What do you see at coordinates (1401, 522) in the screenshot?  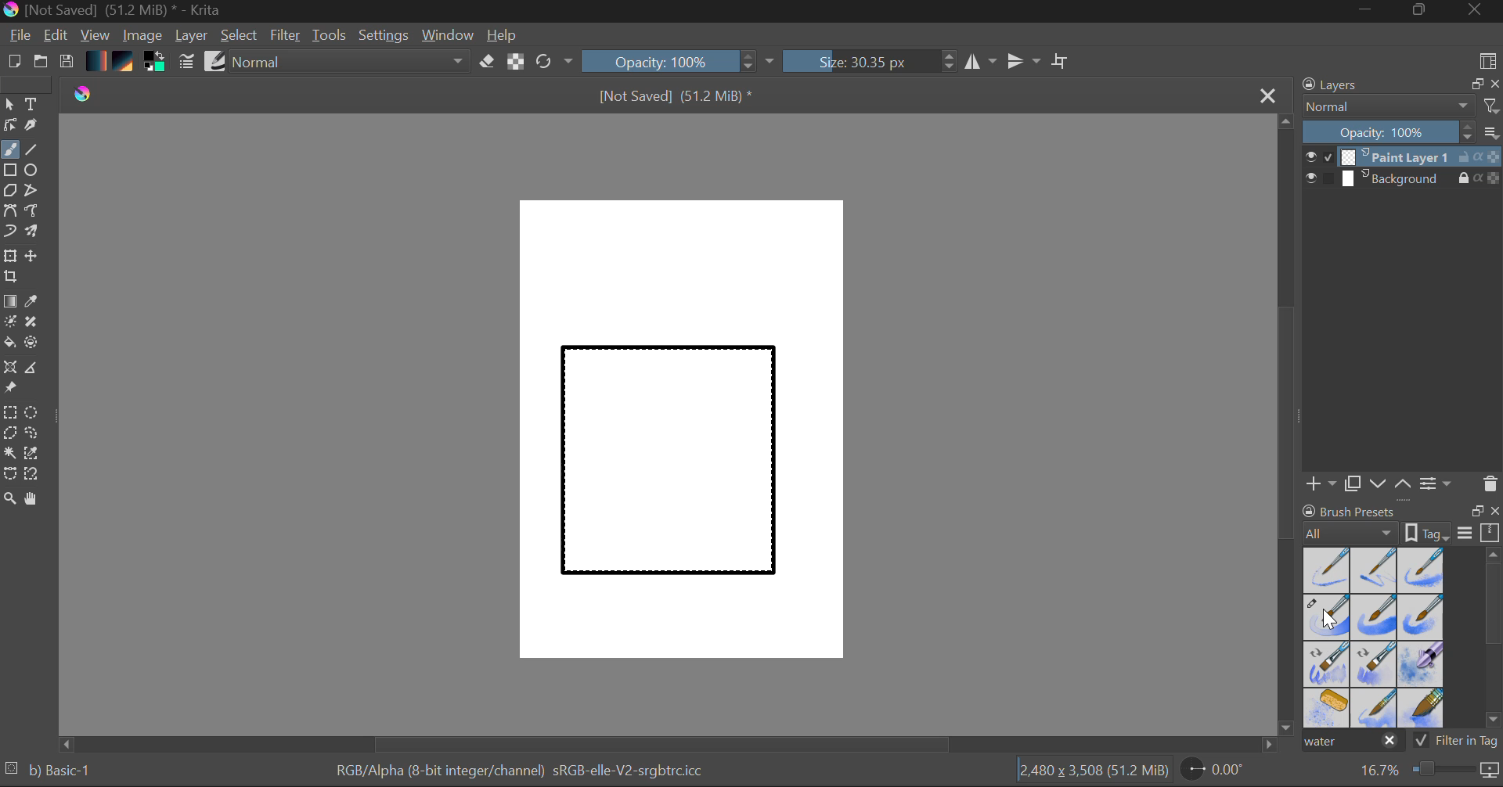 I see `Brush presets docket` at bounding box center [1401, 522].